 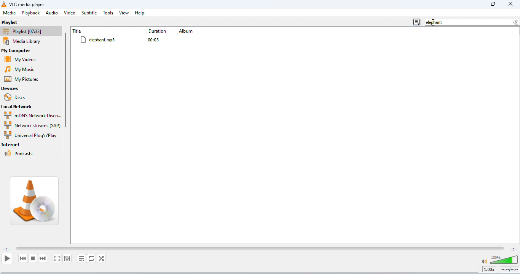 What do you see at coordinates (158, 31) in the screenshot?
I see `` at bounding box center [158, 31].